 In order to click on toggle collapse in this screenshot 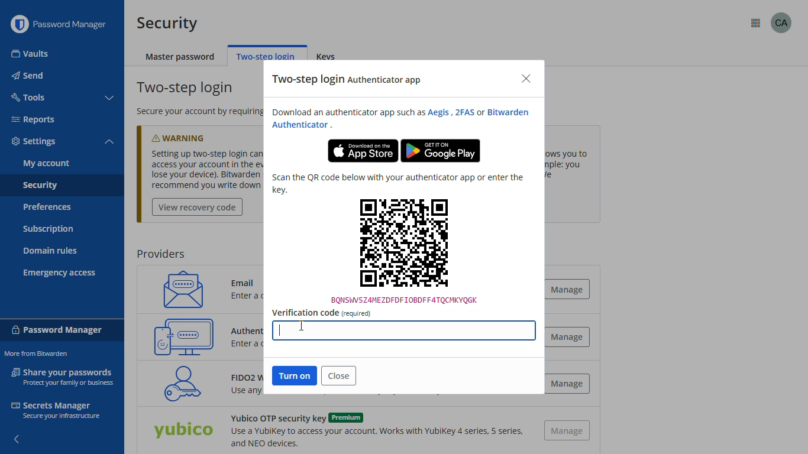, I will do `click(111, 98)`.